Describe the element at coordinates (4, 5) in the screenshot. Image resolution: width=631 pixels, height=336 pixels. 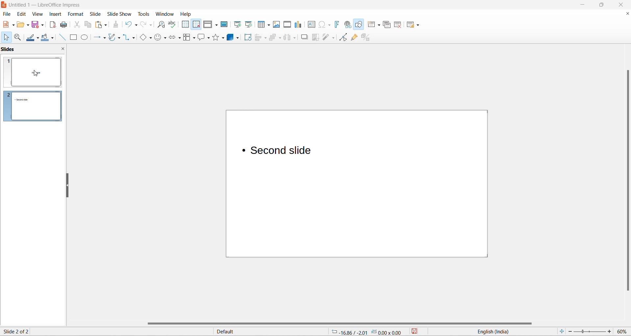
I see `logo` at that location.